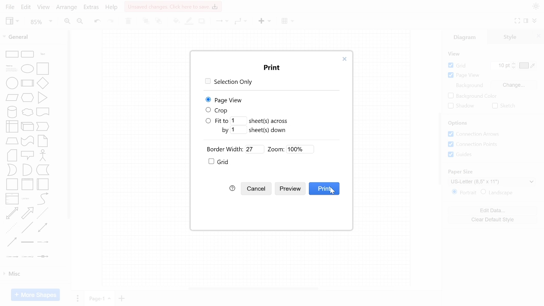 This screenshot has height=306, width=544. Describe the element at coordinates (34, 274) in the screenshot. I see `Misc` at that location.